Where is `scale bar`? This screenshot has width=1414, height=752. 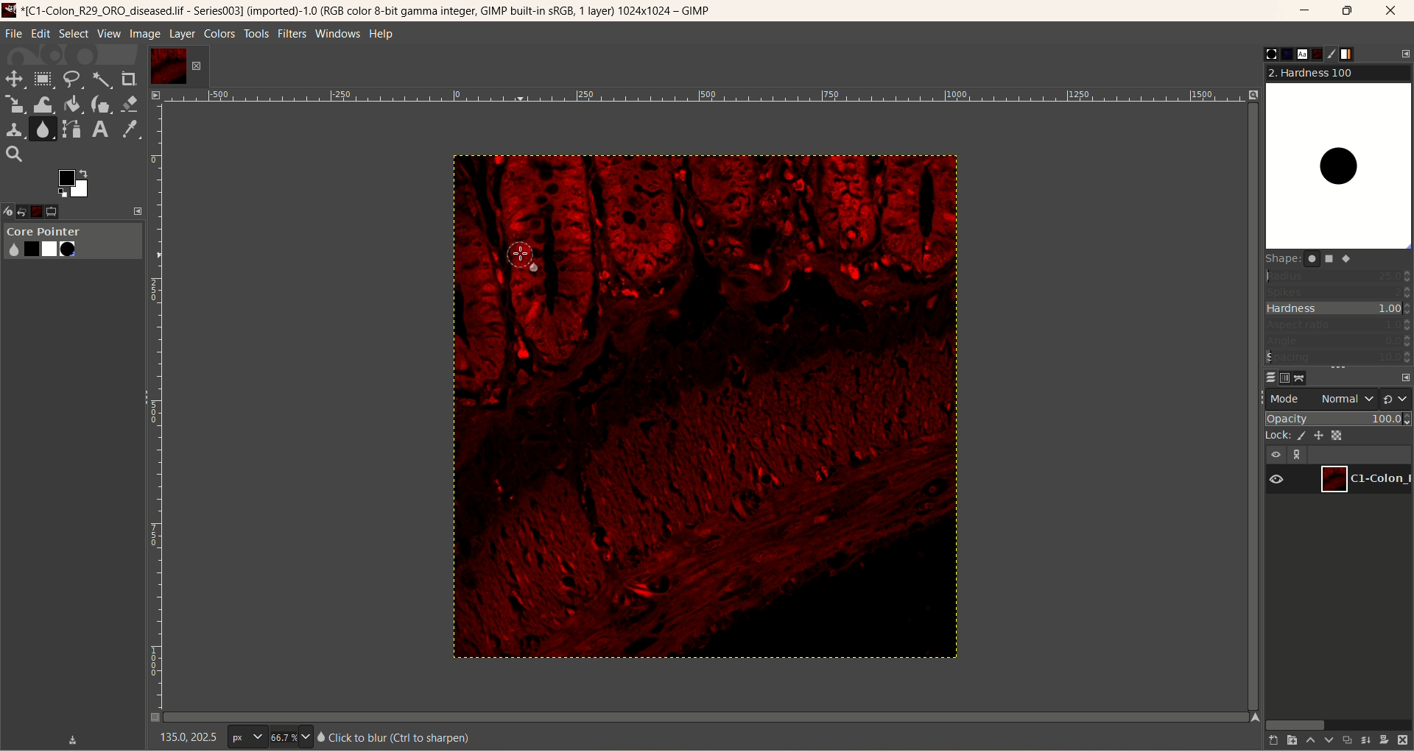
scale bar is located at coordinates (154, 411).